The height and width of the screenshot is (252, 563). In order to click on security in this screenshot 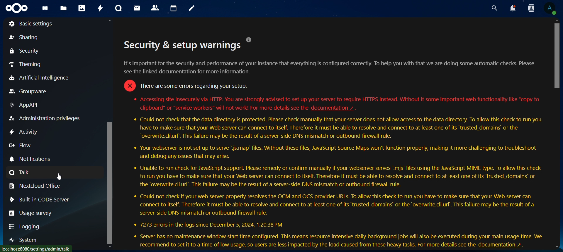, I will do `click(24, 52)`.